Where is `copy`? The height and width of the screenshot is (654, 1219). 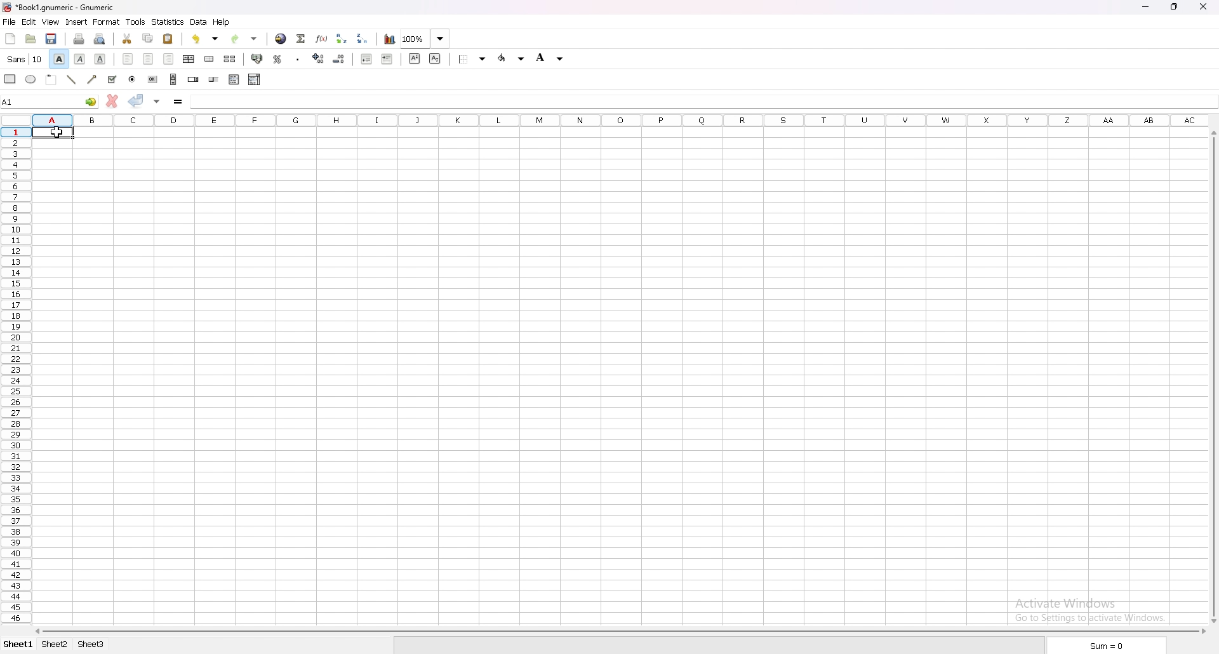 copy is located at coordinates (148, 38).